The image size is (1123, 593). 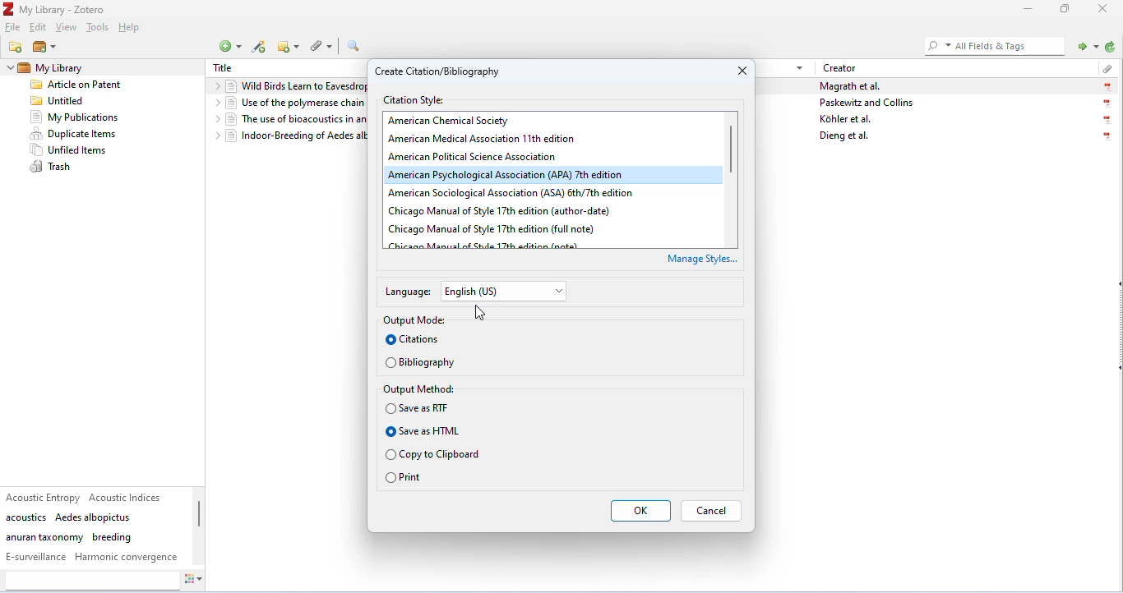 What do you see at coordinates (1106, 103) in the screenshot?
I see `pdf` at bounding box center [1106, 103].